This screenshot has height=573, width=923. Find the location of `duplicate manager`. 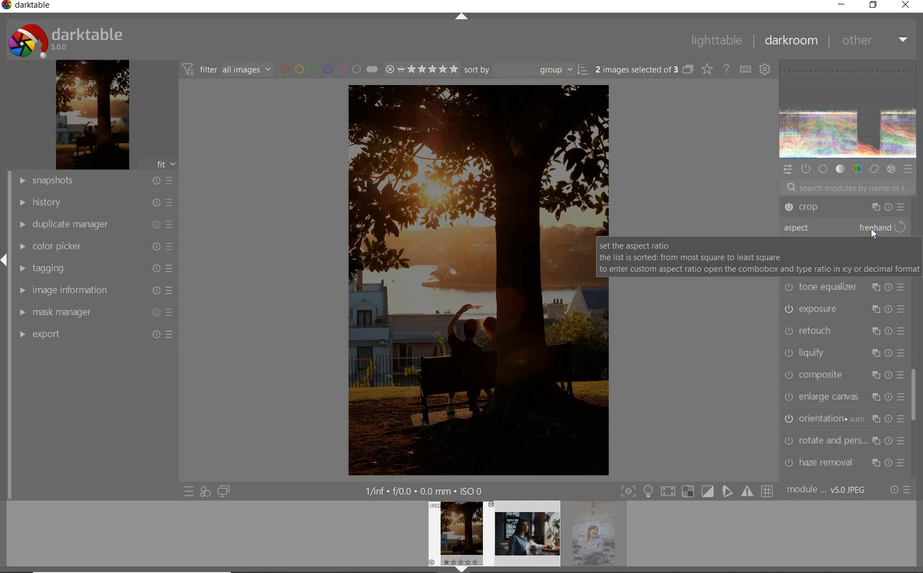

duplicate manager is located at coordinates (95, 224).